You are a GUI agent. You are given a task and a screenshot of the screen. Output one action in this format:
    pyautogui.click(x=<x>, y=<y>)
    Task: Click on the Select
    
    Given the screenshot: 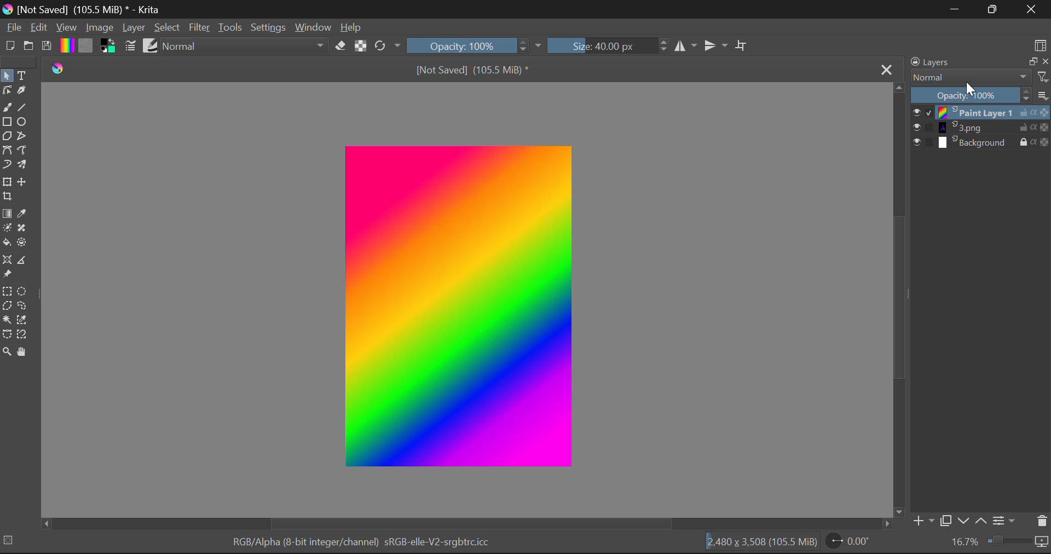 What is the action you would take?
    pyautogui.click(x=169, y=29)
    